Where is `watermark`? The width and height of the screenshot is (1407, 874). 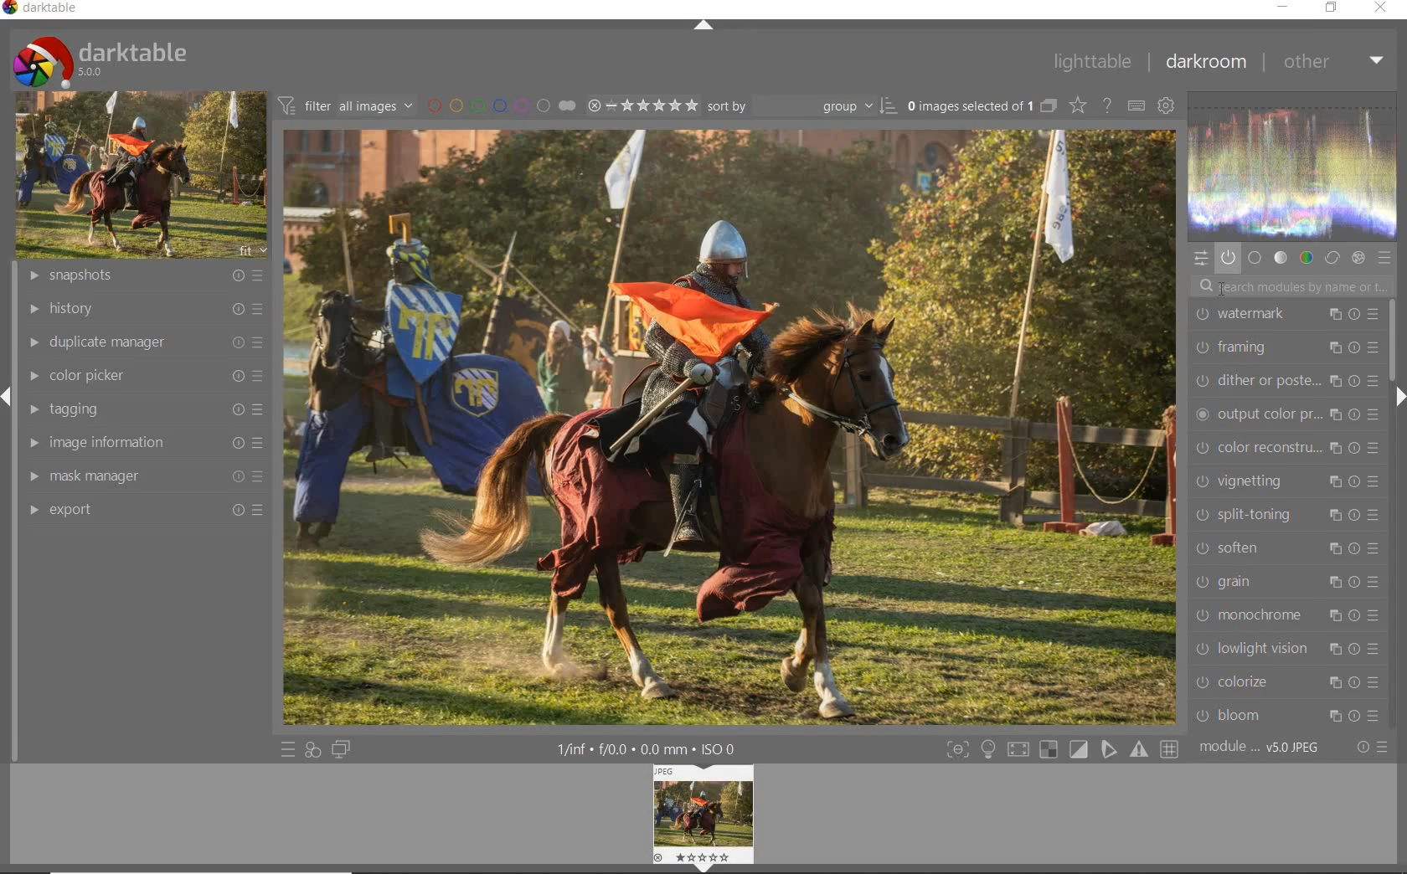 watermark is located at coordinates (1286, 316).